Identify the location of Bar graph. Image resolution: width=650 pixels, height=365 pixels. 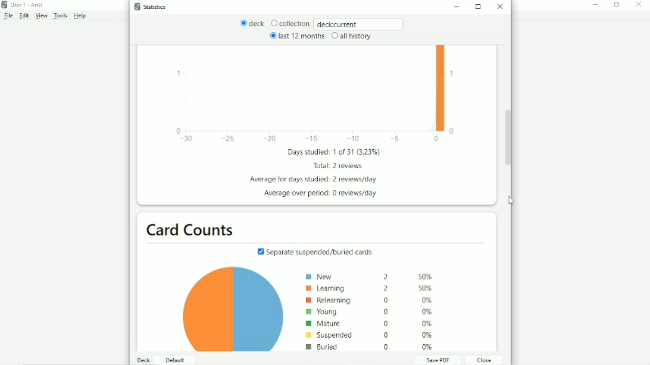
(315, 96).